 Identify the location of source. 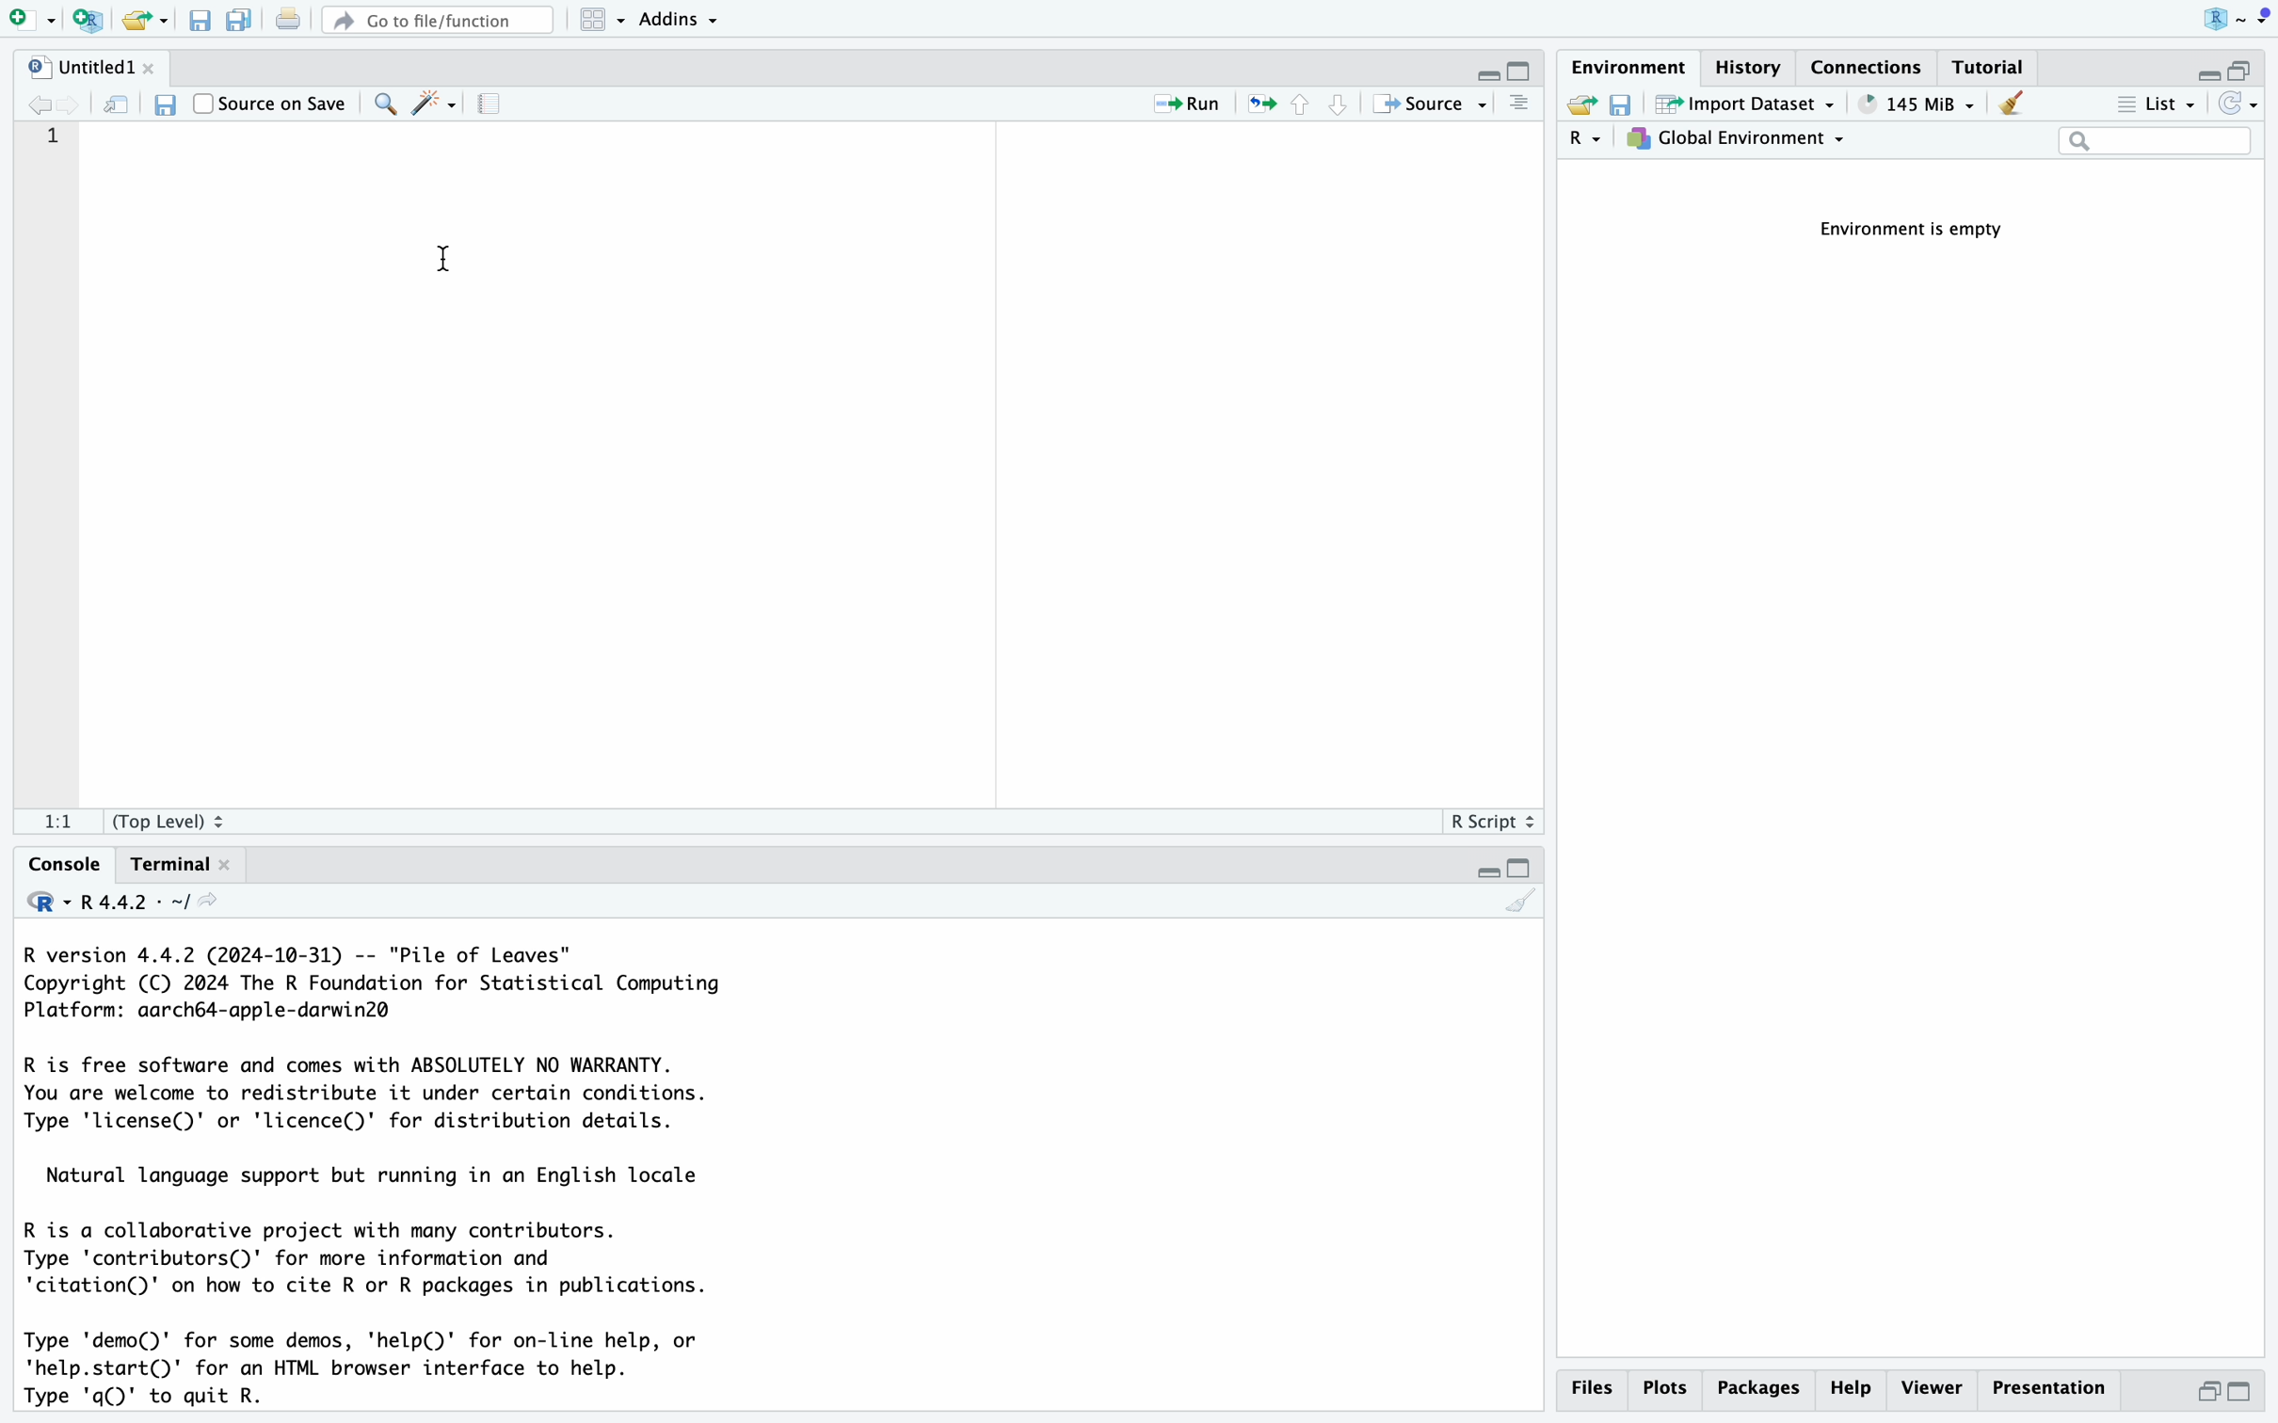
(1432, 106).